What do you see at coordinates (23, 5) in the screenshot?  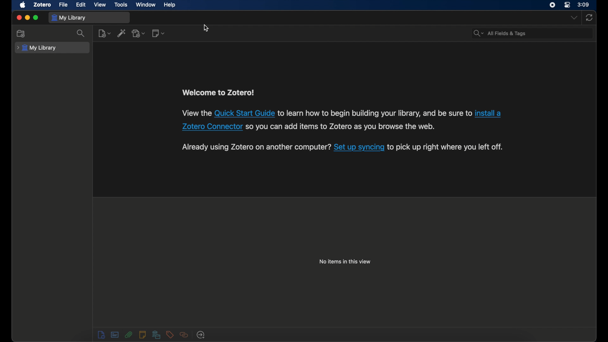 I see `apple icon` at bounding box center [23, 5].